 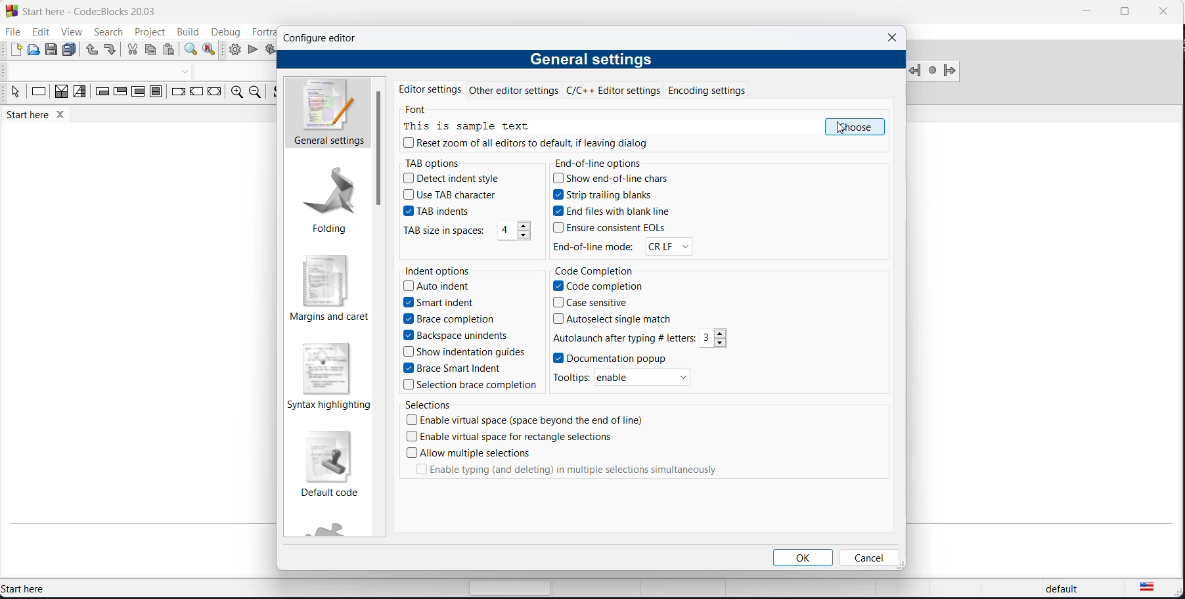 I want to click on find, so click(x=189, y=50).